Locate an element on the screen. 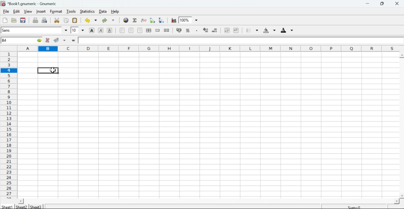 The image size is (404, 209). File is located at coordinates (5, 21).